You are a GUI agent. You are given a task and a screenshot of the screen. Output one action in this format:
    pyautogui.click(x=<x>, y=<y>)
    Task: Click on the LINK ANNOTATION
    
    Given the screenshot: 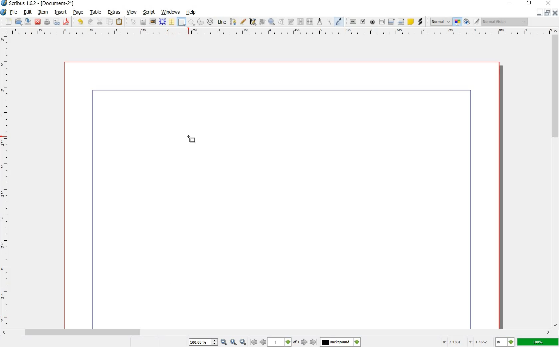 What is the action you would take?
    pyautogui.click(x=421, y=22)
    